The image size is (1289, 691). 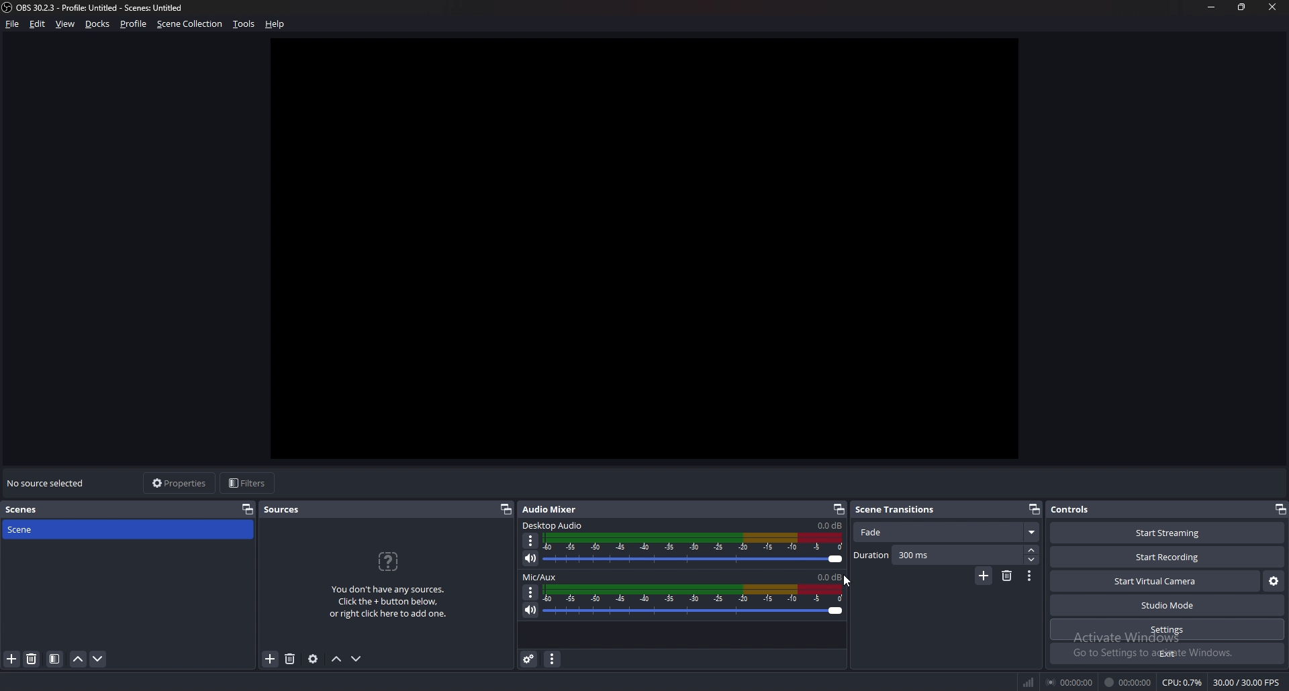 I want to click on 00:00:00, so click(x=1129, y=682).